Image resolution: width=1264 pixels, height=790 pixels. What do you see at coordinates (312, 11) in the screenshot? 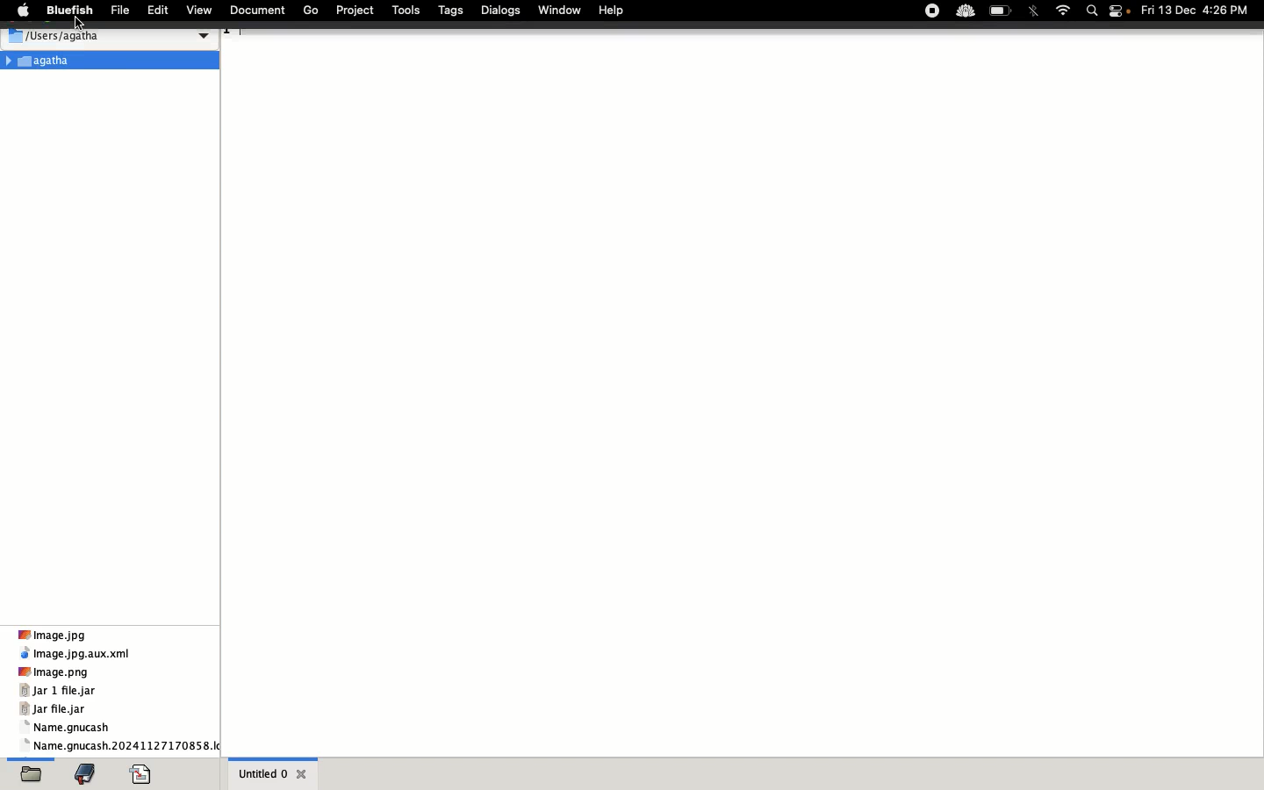
I see `Go` at bounding box center [312, 11].